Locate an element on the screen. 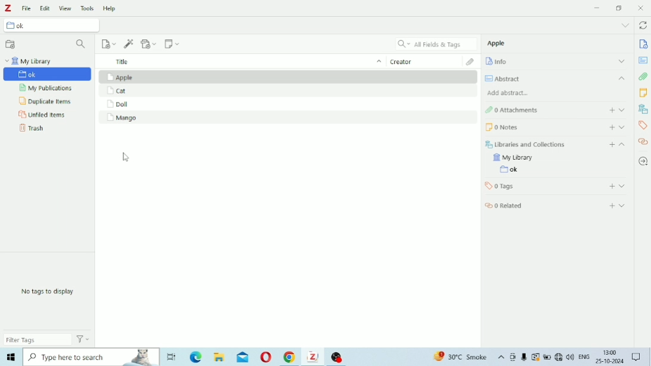  Duplicate Items is located at coordinates (45, 100).